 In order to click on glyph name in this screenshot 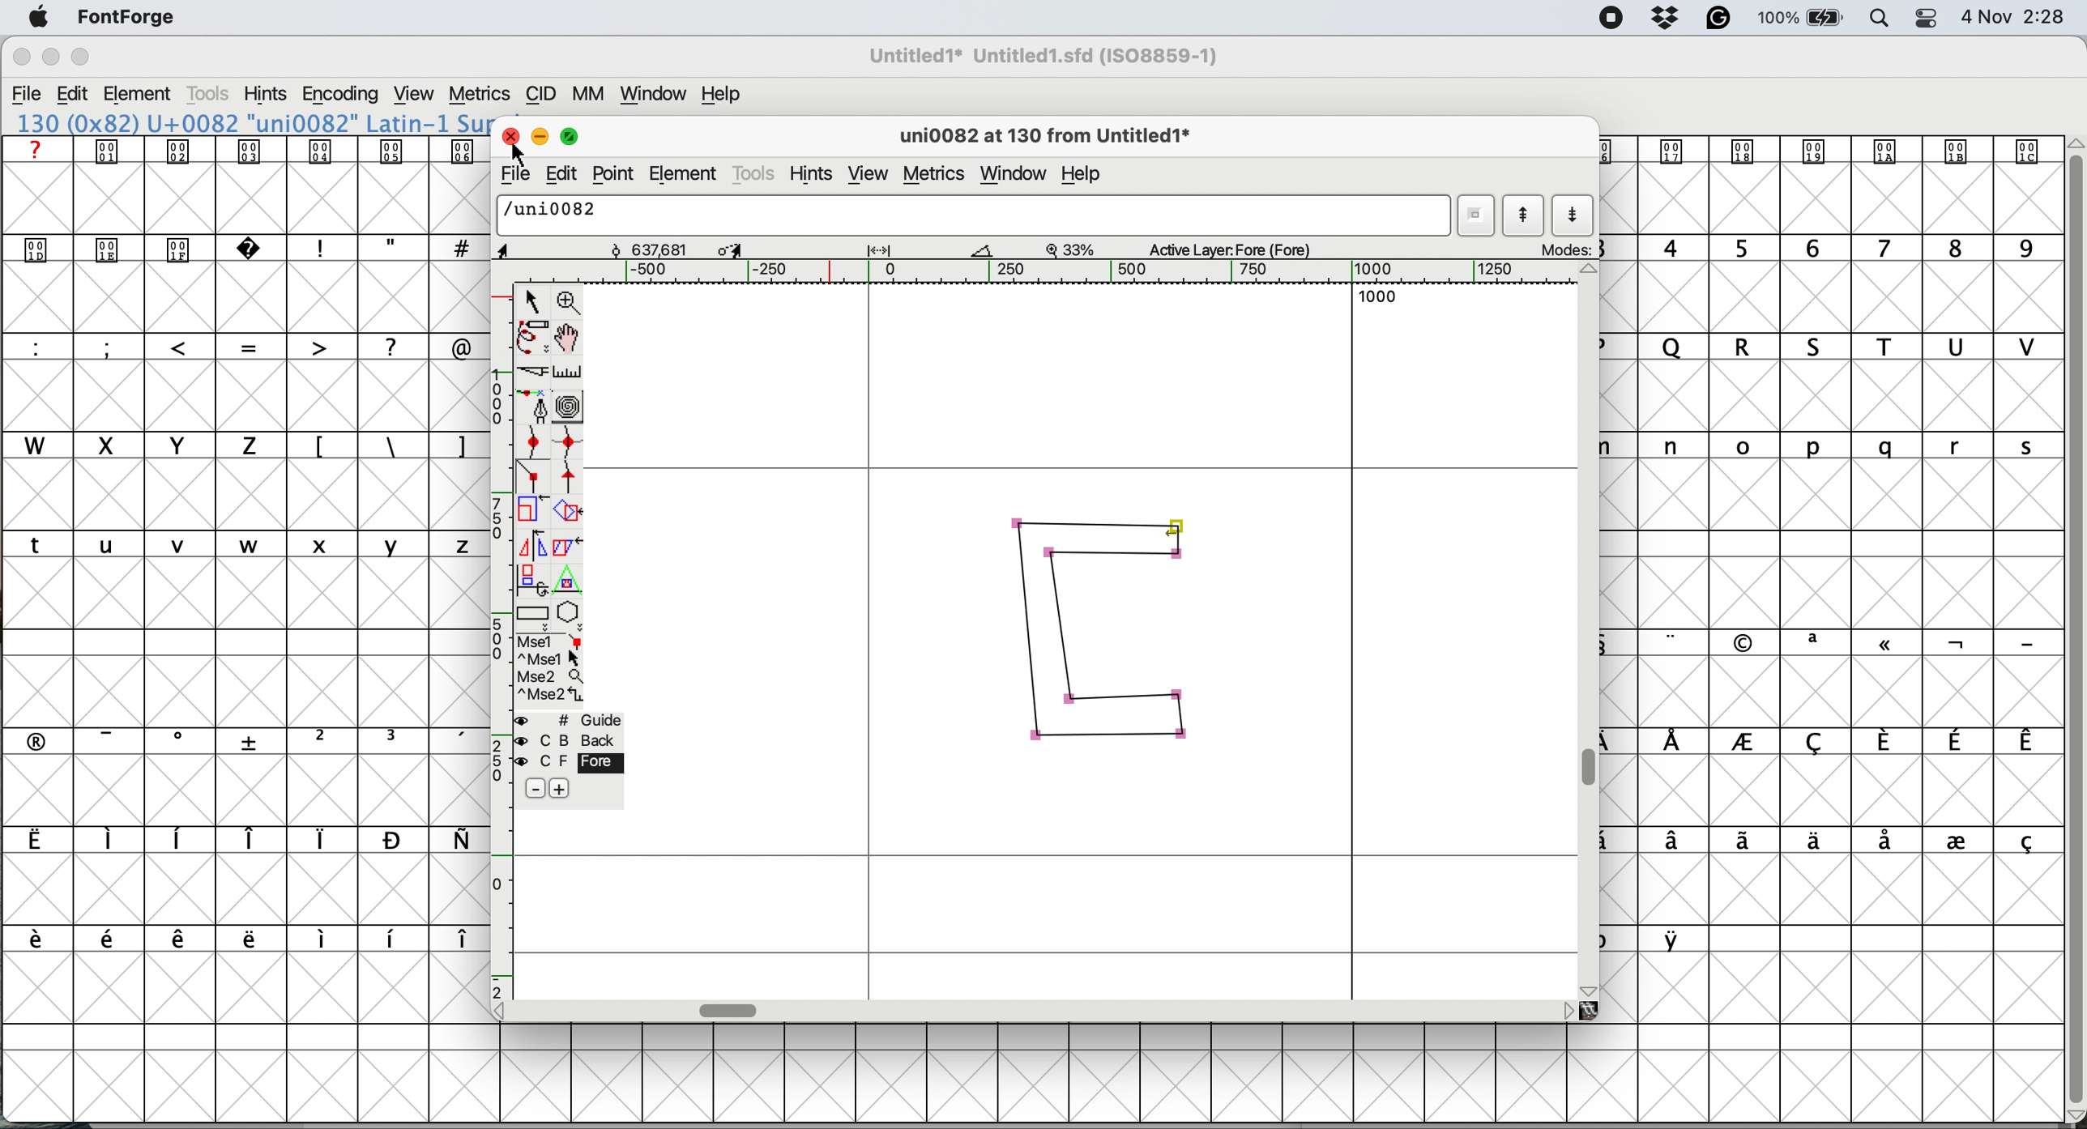, I will do `click(1042, 138)`.